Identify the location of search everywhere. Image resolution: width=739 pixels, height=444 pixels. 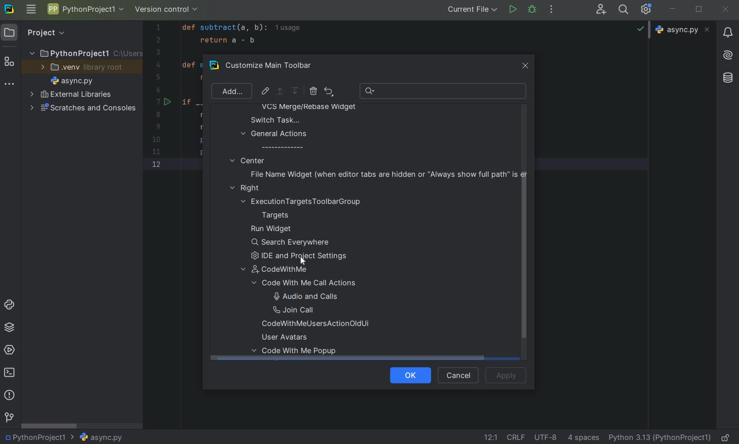
(291, 243).